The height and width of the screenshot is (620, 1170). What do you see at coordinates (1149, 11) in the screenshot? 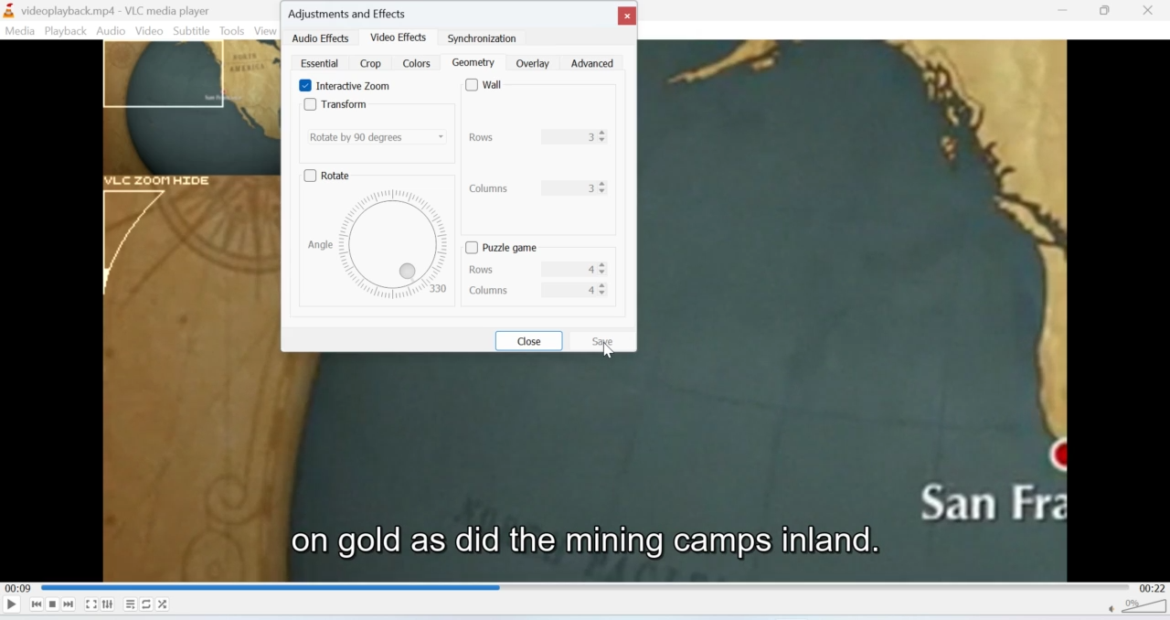
I see `Close` at bounding box center [1149, 11].